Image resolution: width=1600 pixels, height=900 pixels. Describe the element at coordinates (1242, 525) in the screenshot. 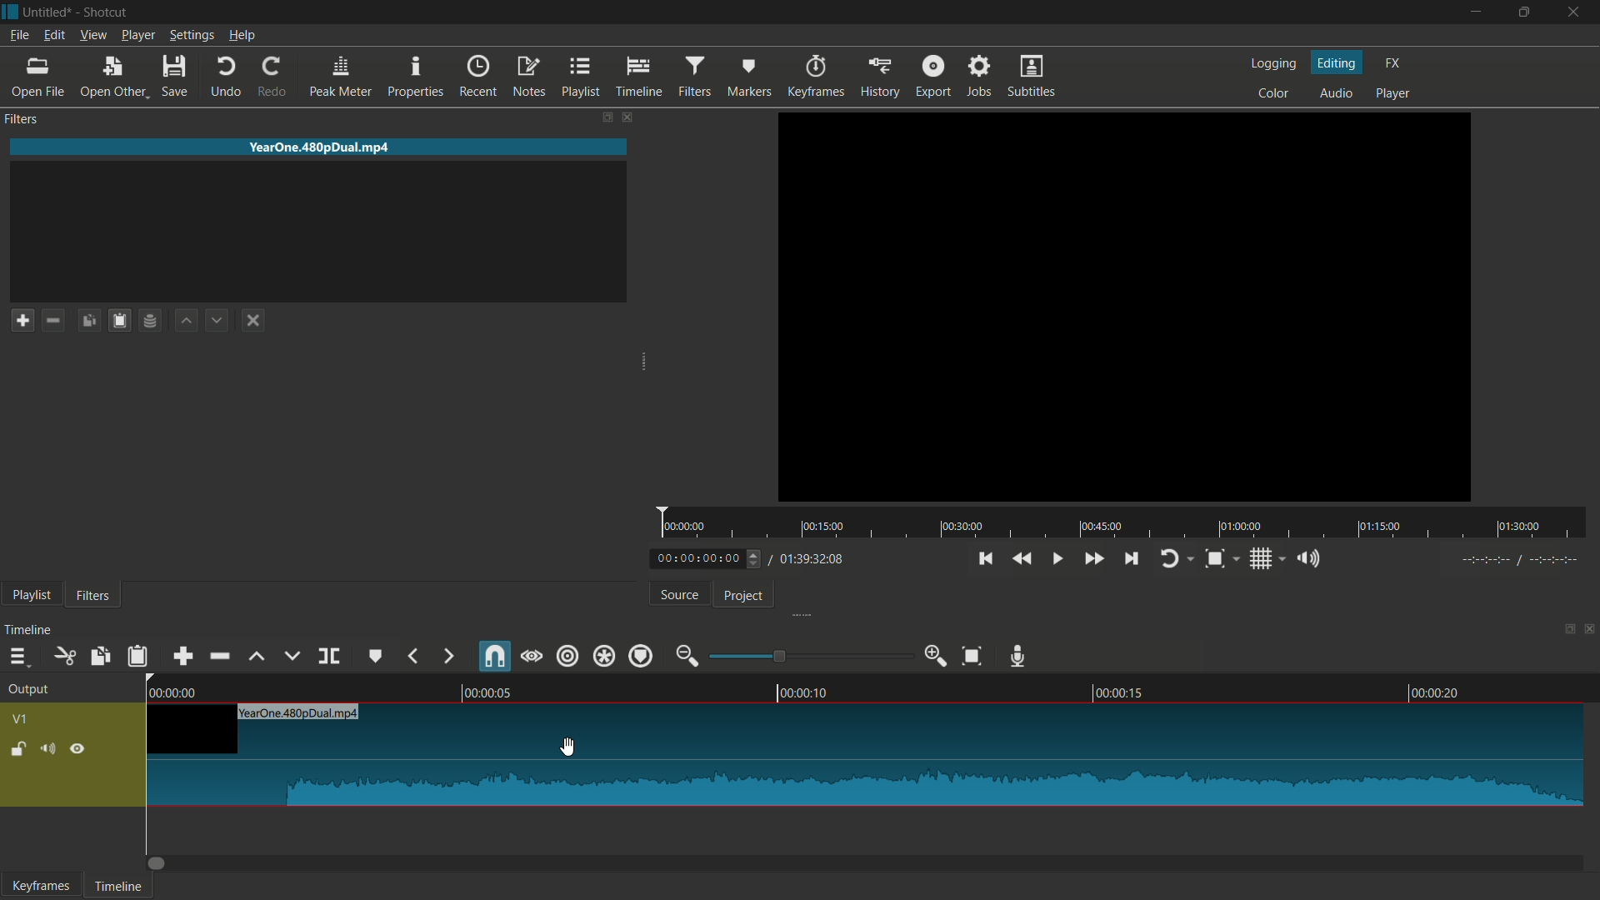

I see `01:00:00` at that location.